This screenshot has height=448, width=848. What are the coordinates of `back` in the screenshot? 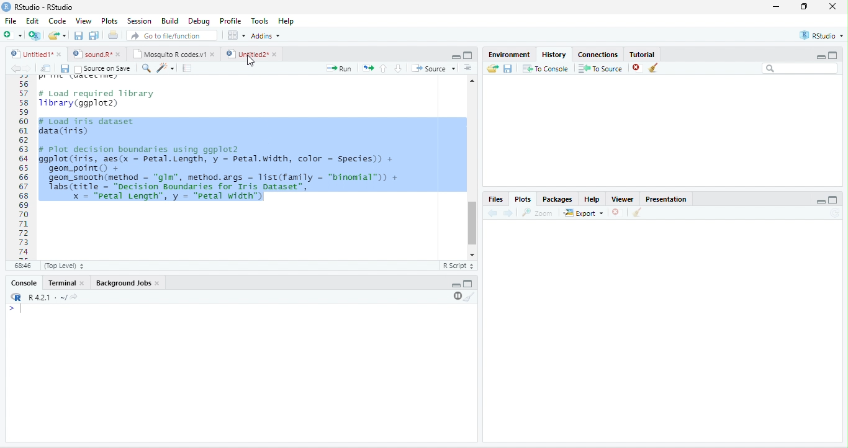 It's located at (492, 213).